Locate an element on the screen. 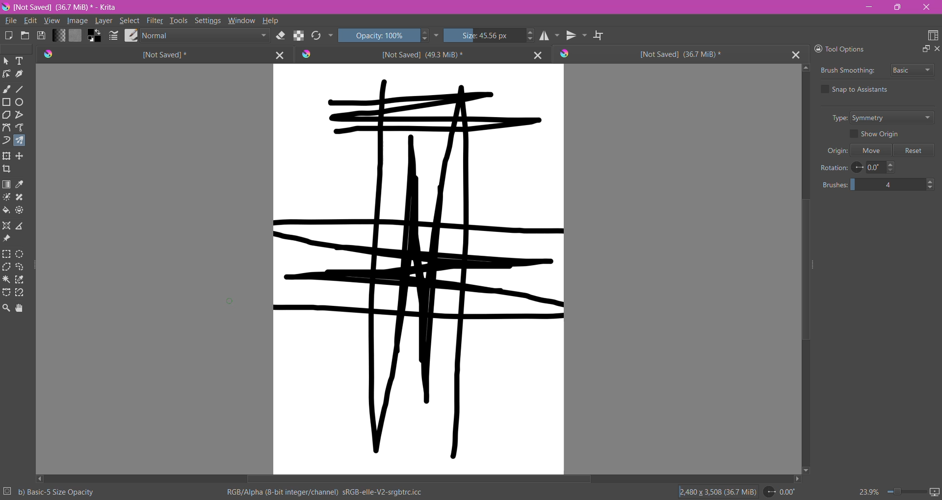 Image resolution: width=942 pixels, height=500 pixels. Set Rotation Level is located at coordinates (781, 493).